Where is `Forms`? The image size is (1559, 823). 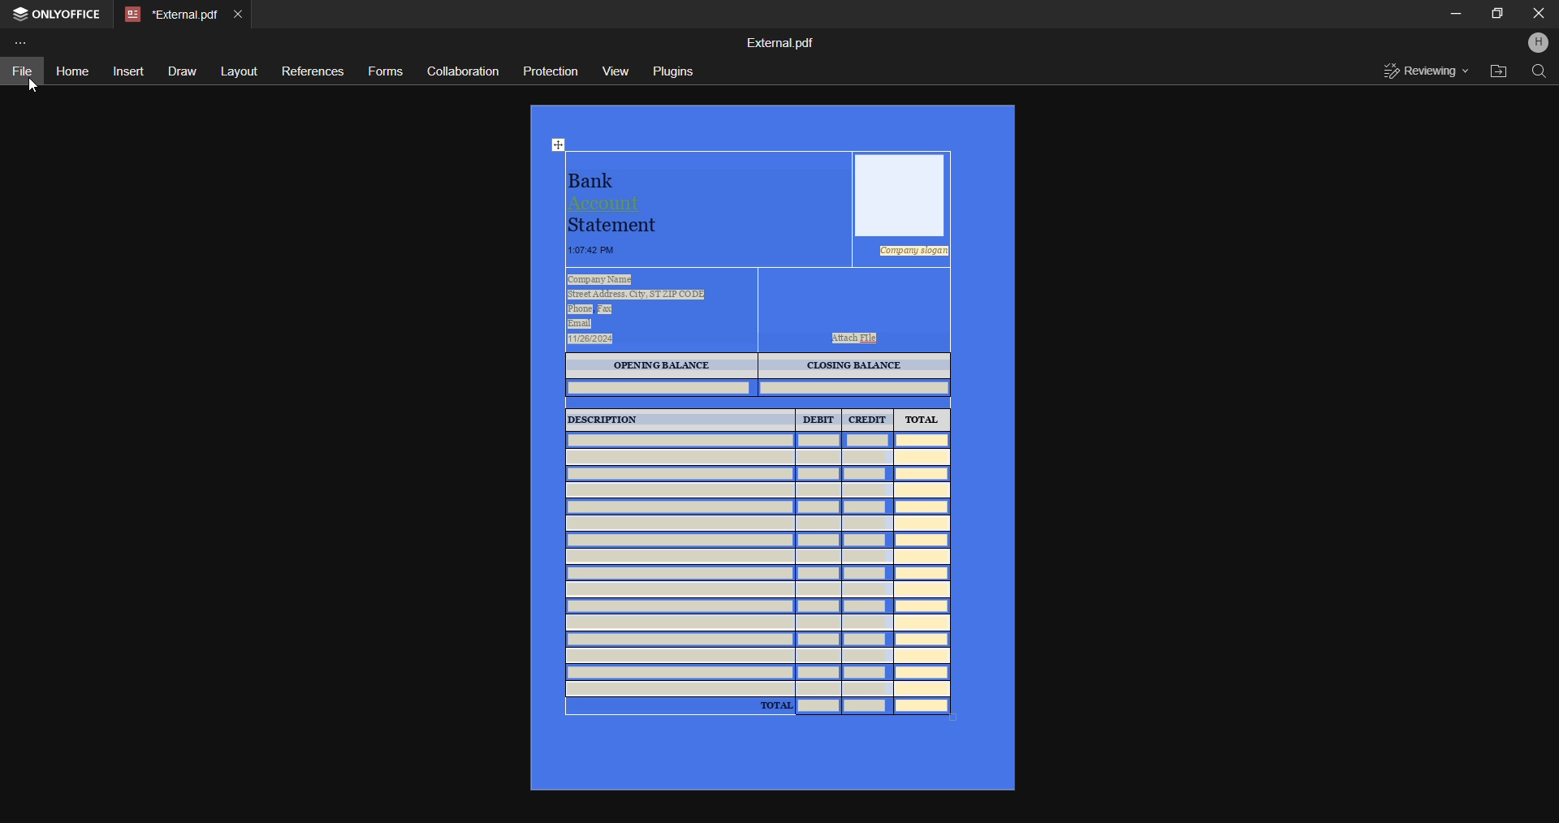 Forms is located at coordinates (385, 70).